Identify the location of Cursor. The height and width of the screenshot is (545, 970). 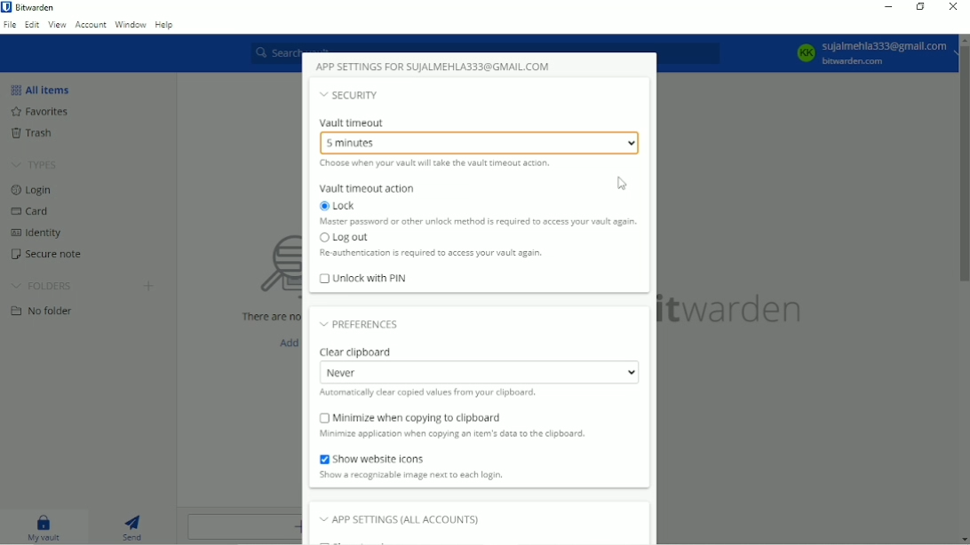
(621, 186).